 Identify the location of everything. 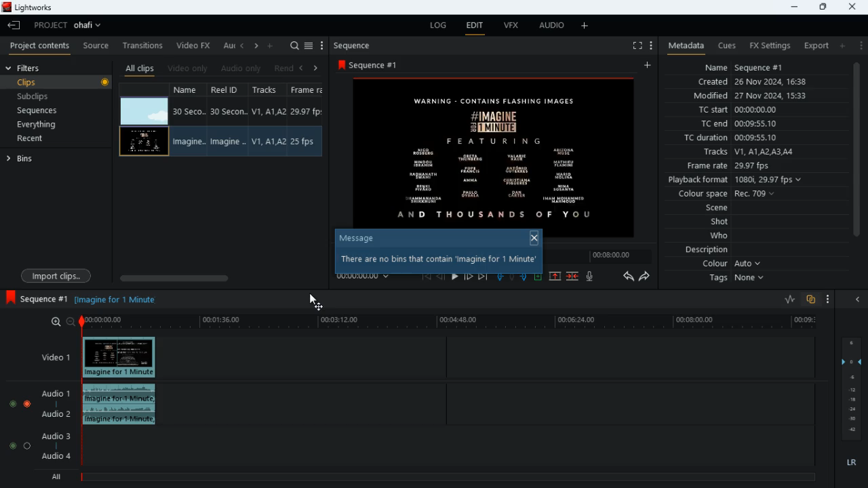
(52, 124).